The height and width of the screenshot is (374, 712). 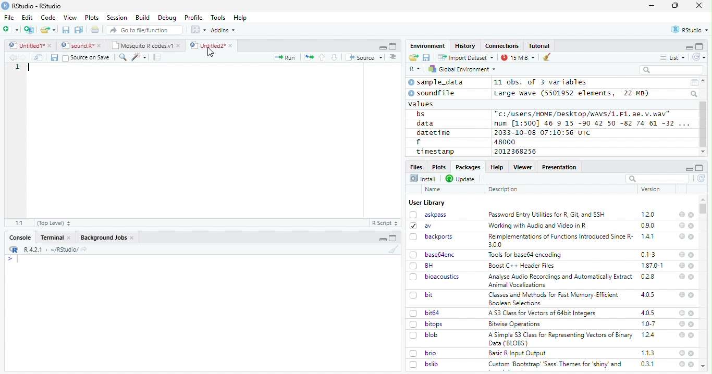 What do you see at coordinates (217, 18) in the screenshot?
I see `Tools` at bounding box center [217, 18].